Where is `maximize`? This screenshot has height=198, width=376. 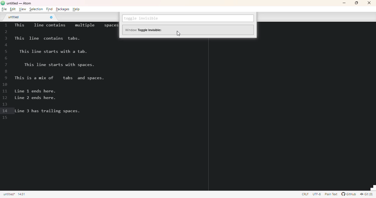
maximize is located at coordinates (356, 3).